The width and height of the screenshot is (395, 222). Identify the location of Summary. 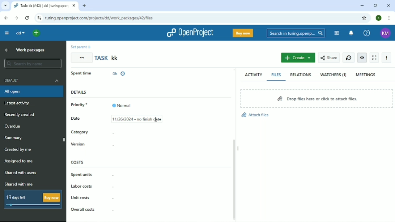
(13, 138).